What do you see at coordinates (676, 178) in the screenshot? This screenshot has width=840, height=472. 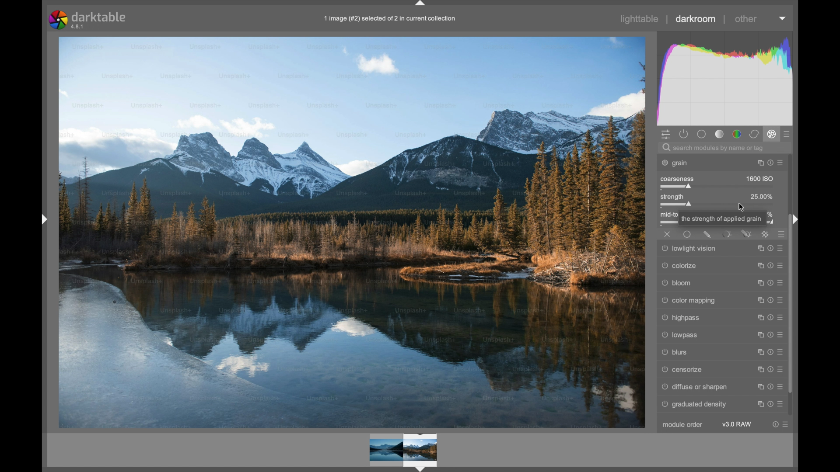 I see `coarseness` at bounding box center [676, 178].